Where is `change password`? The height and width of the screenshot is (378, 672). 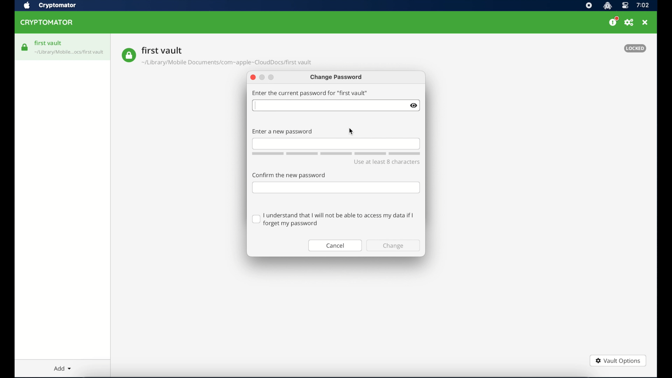
change password is located at coordinates (337, 78).